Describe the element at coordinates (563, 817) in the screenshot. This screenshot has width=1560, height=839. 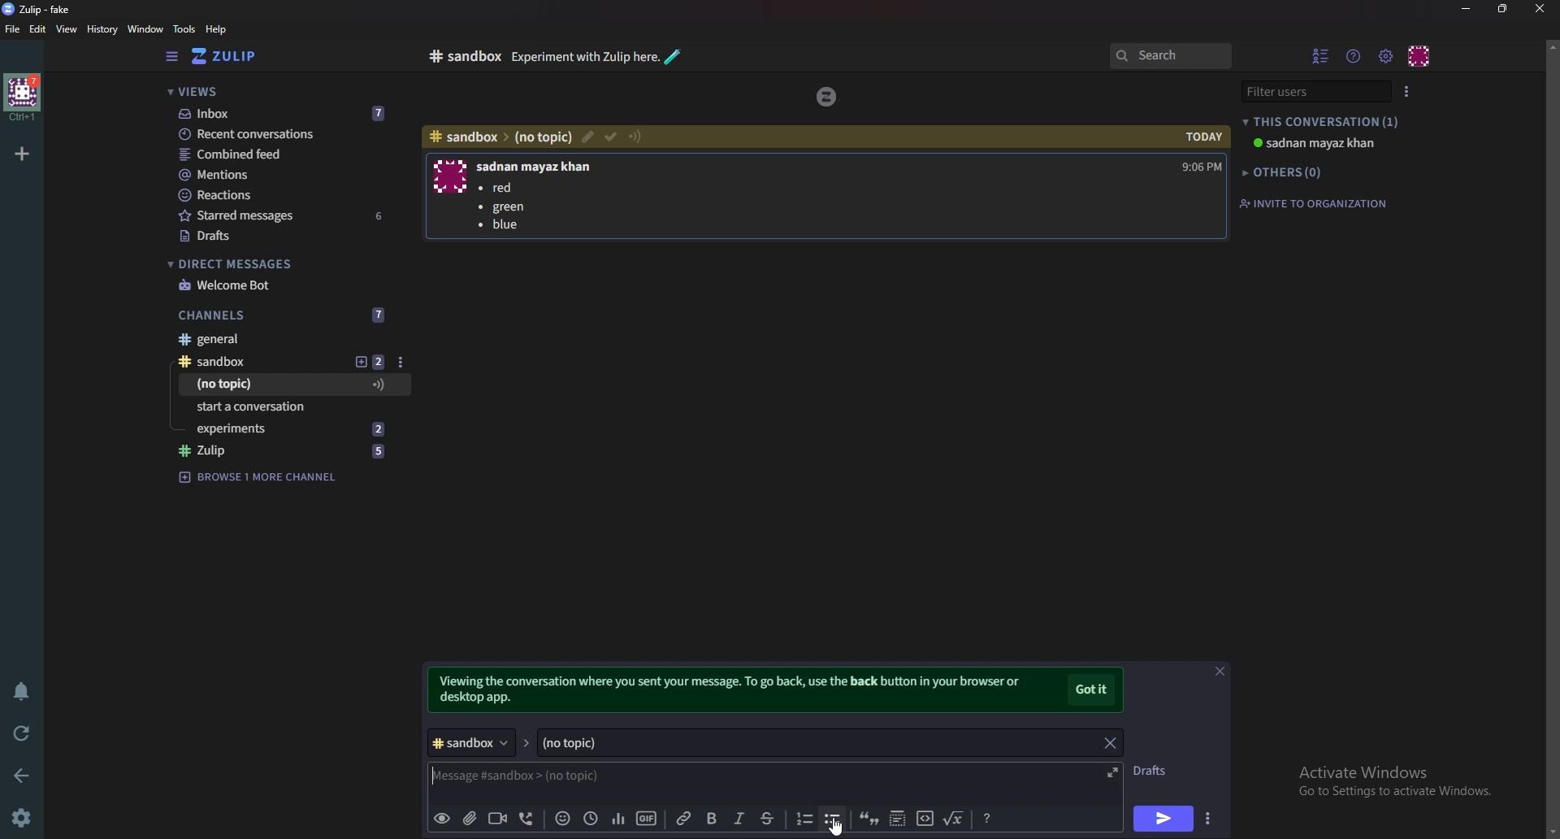
I see `Emoji` at that location.